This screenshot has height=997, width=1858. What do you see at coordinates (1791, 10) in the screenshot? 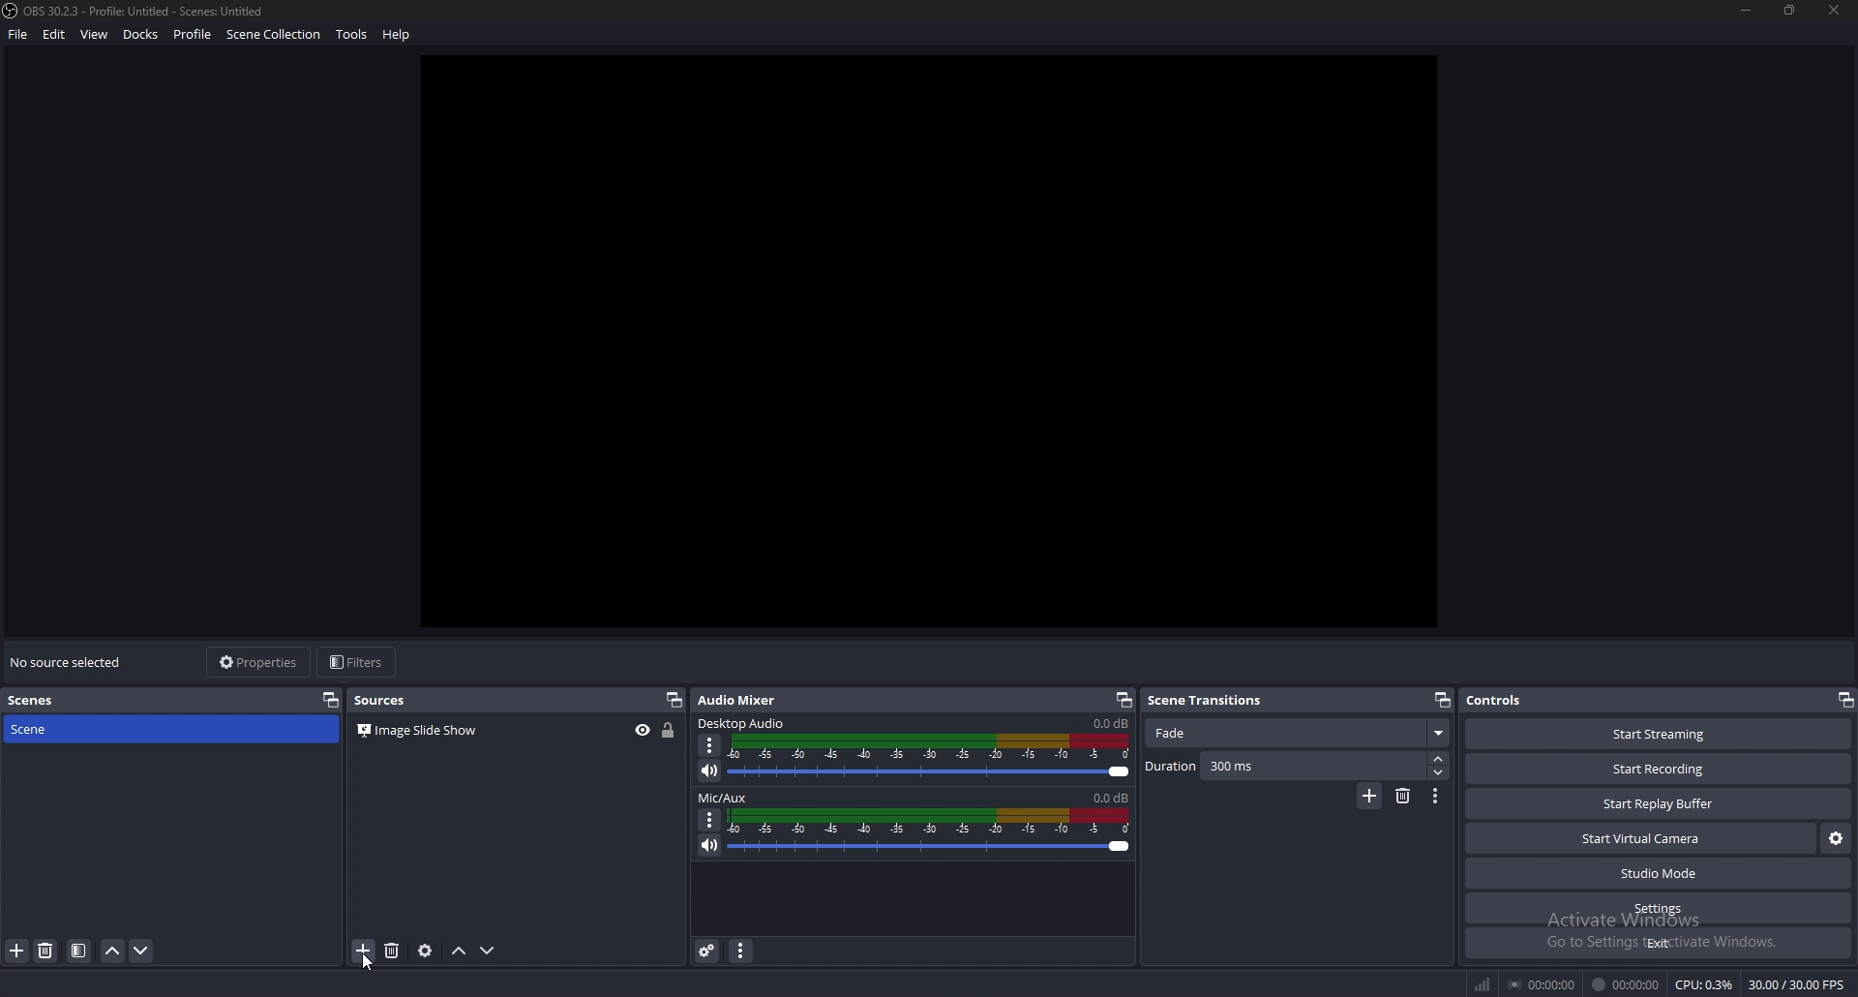
I see `resize` at bounding box center [1791, 10].